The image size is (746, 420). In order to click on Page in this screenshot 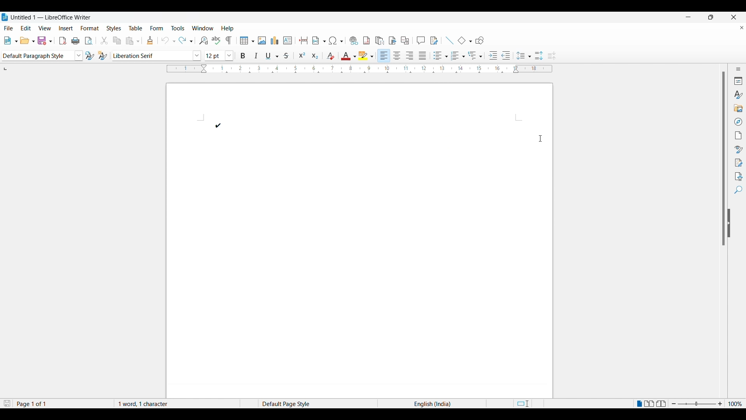, I will do `click(738, 134)`.